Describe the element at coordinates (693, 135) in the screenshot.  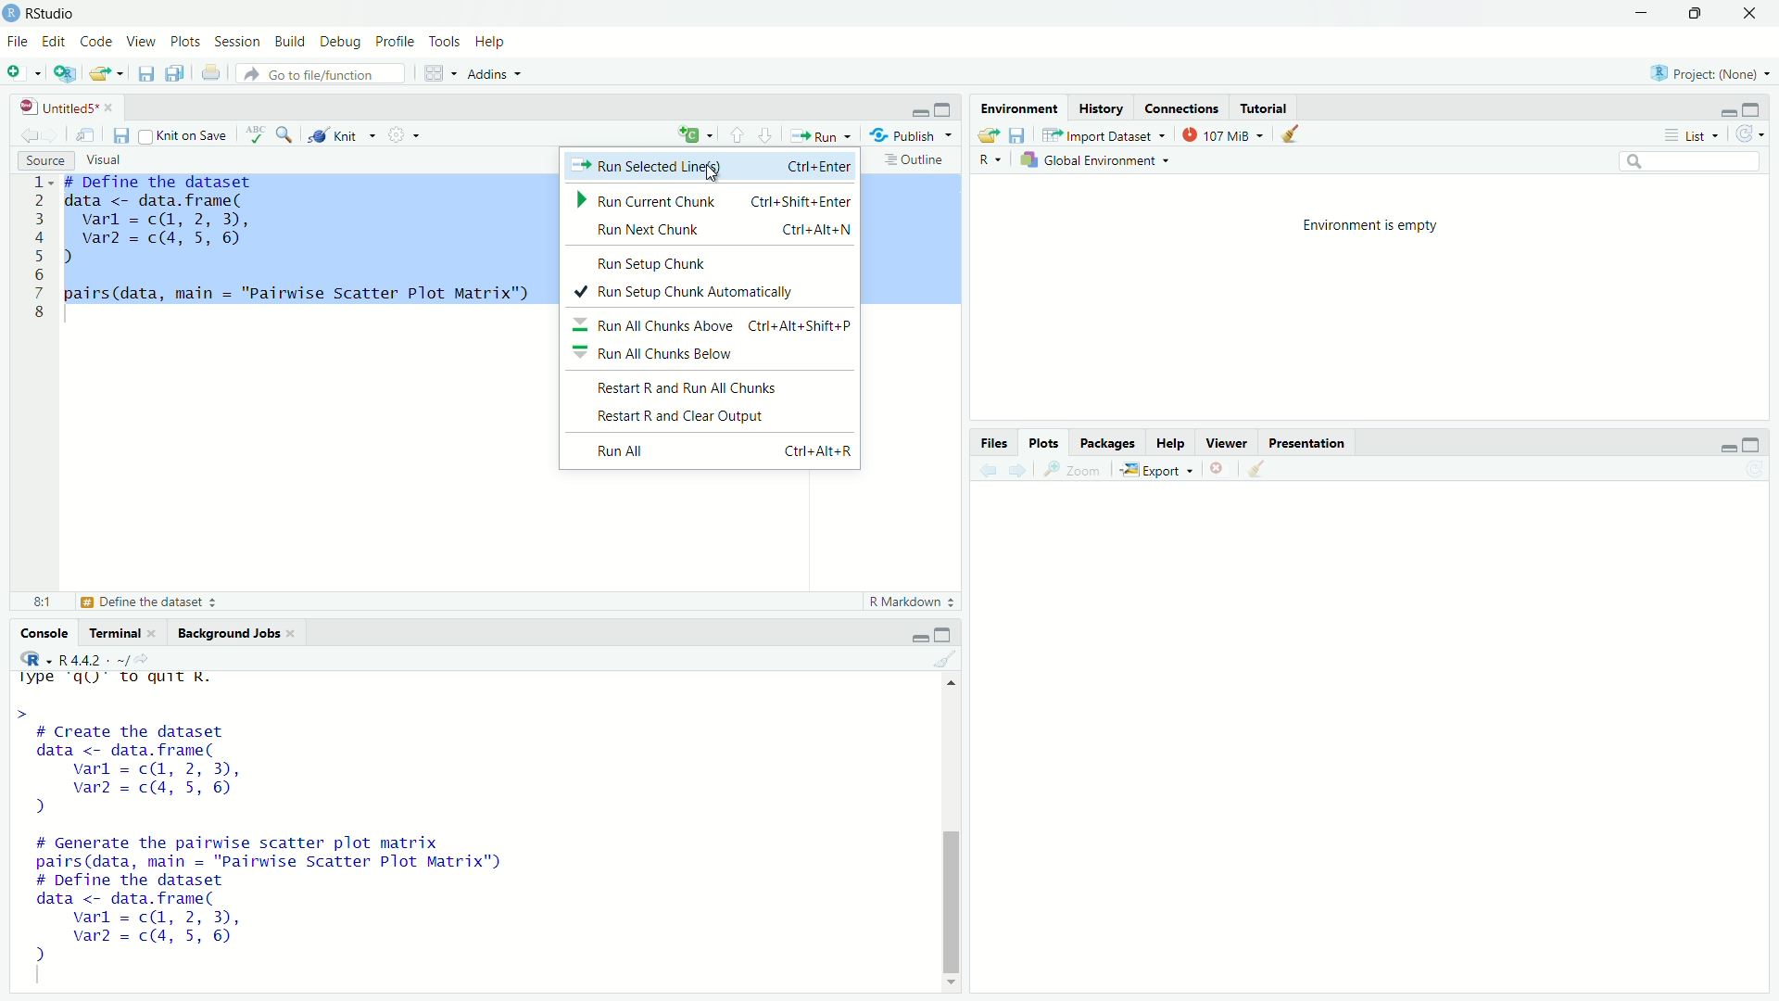
I see `C` at that location.